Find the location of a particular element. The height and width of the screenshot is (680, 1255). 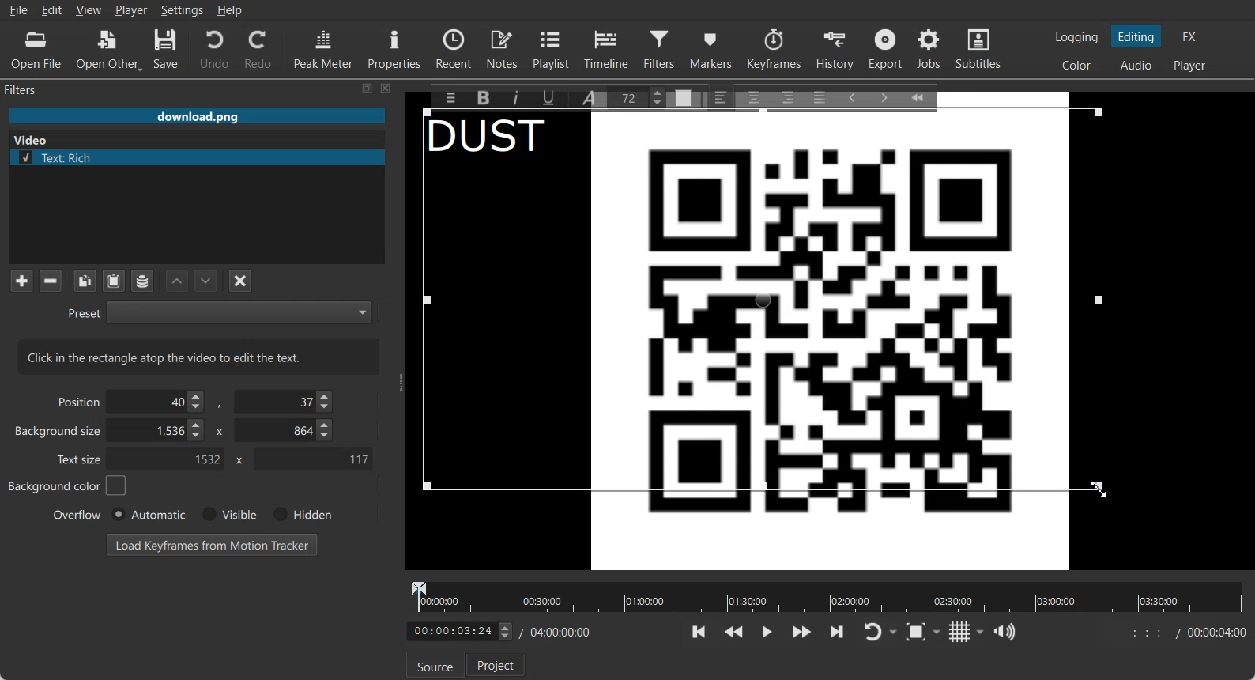

Drop down box is located at coordinates (940, 631).